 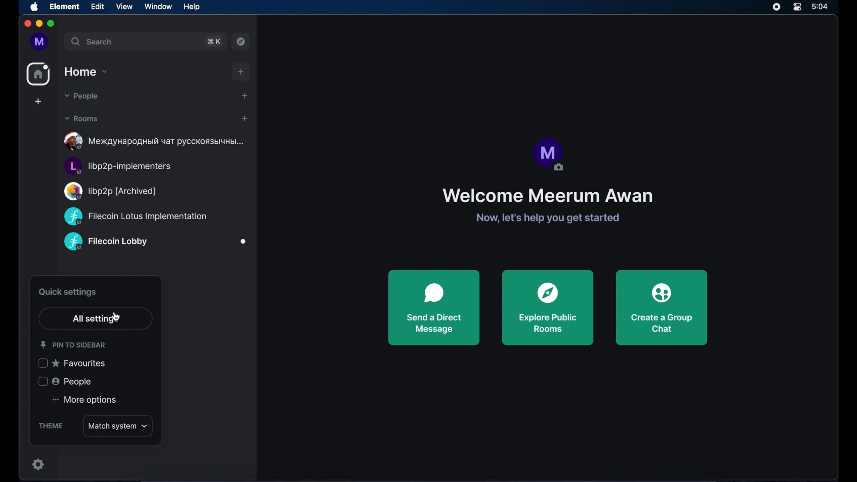 What do you see at coordinates (549, 218) in the screenshot?
I see `now  lets help you get started` at bounding box center [549, 218].